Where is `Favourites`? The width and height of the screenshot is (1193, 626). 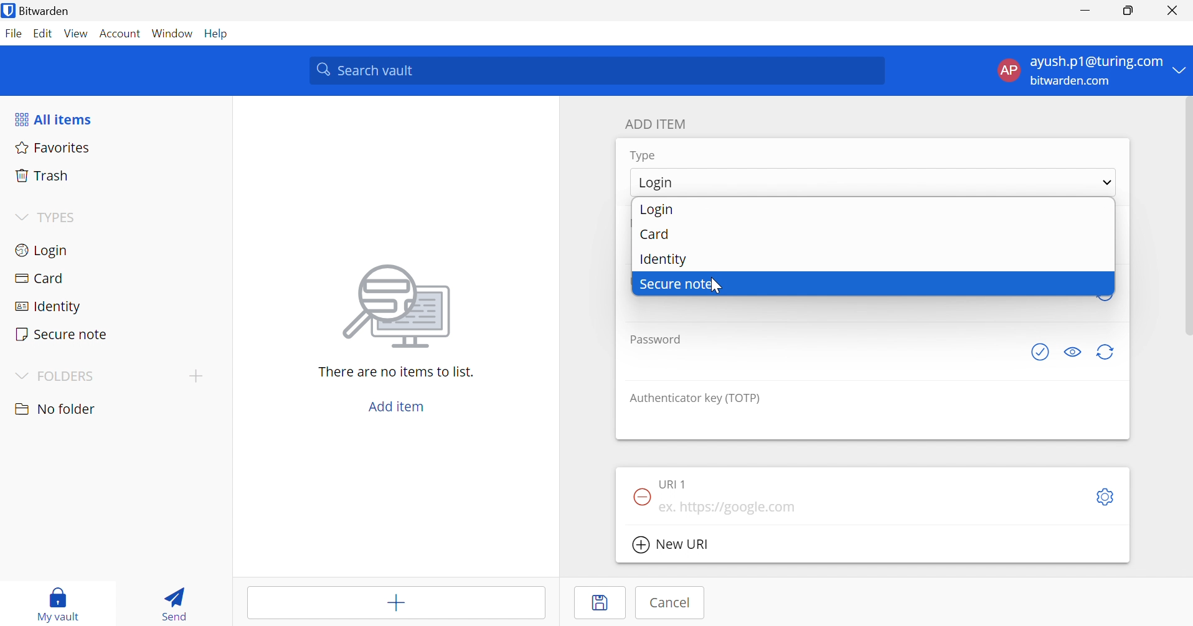
Favourites is located at coordinates (54, 149).